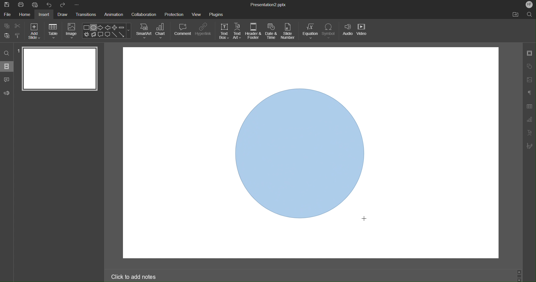  What do you see at coordinates (530, 79) in the screenshot?
I see `Image Settings` at bounding box center [530, 79].